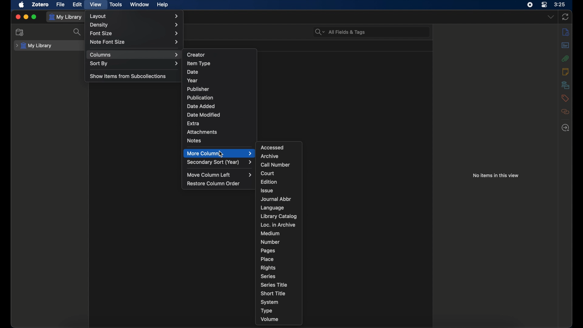 This screenshot has height=328, width=583. I want to click on short title, so click(273, 293).